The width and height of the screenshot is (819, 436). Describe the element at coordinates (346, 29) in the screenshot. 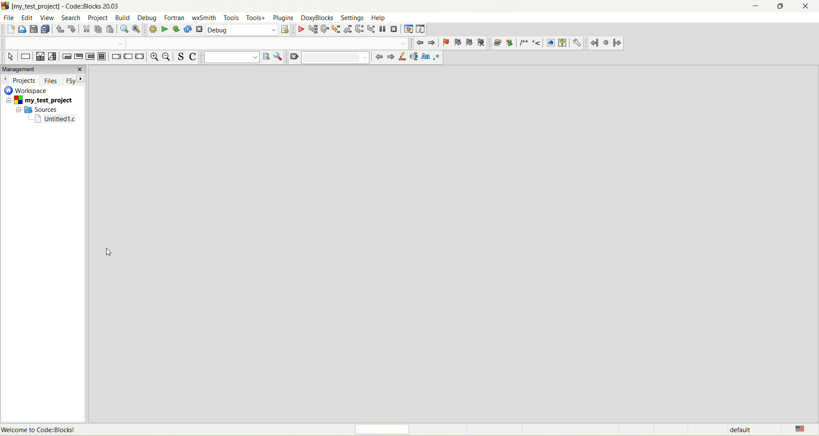

I see `step out` at that location.